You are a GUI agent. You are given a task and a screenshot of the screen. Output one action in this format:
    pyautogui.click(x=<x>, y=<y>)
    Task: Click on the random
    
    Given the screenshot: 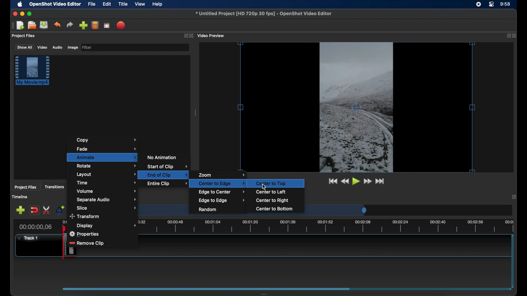 What is the action you would take?
    pyautogui.click(x=208, y=210)
    